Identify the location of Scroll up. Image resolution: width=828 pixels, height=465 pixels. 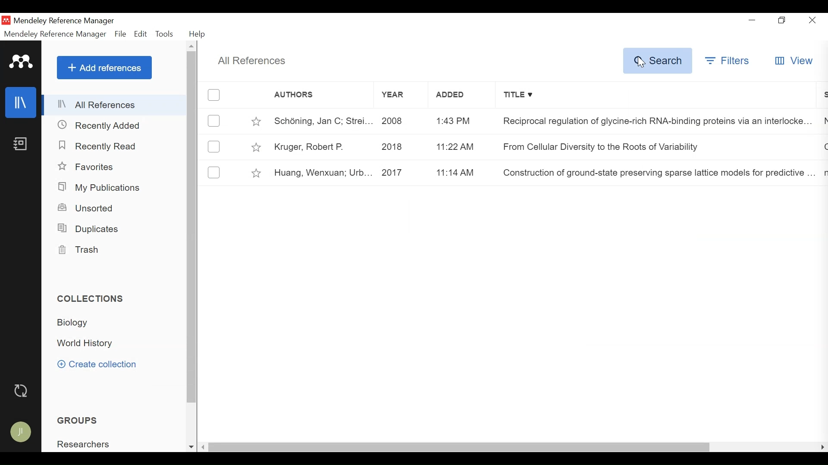
(192, 46).